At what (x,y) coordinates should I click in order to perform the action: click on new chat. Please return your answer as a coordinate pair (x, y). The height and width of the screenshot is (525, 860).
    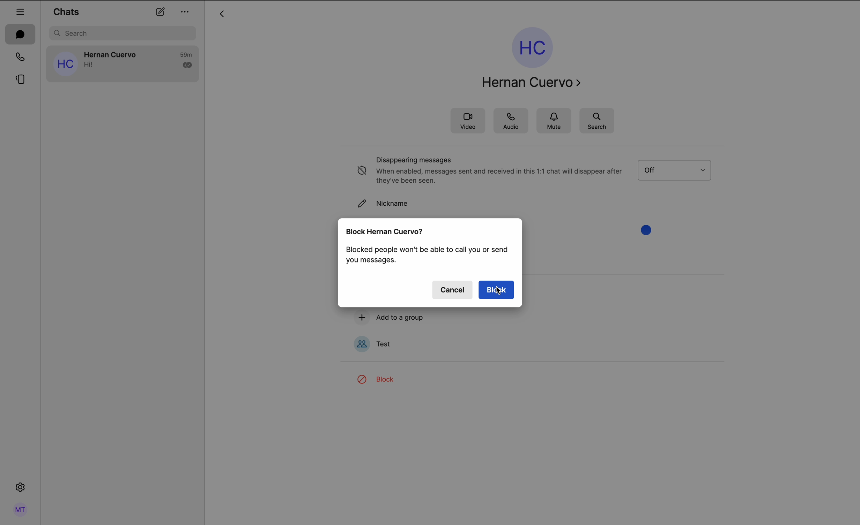
    Looking at the image, I should click on (161, 12).